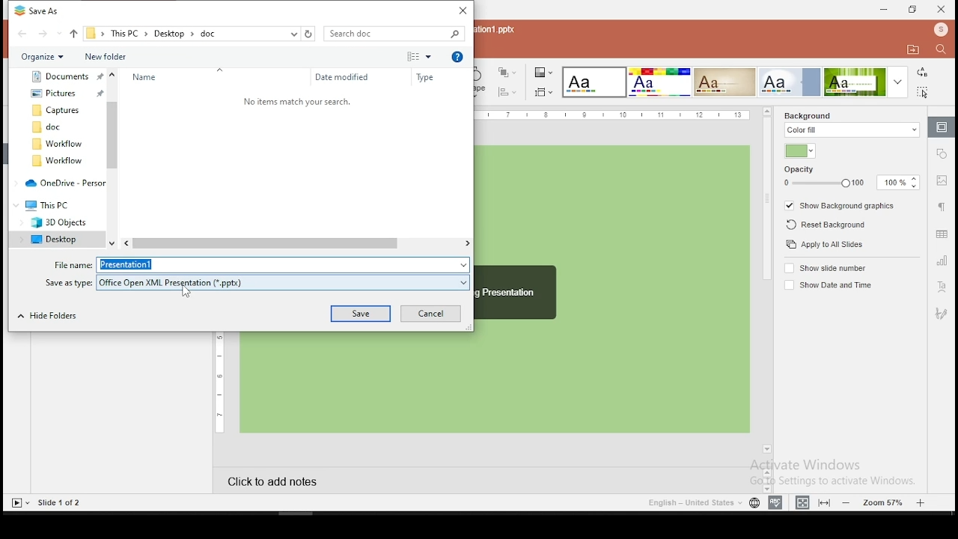 This screenshot has width=958, height=539. What do you see at coordinates (724, 82) in the screenshot?
I see `select color theme` at bounding box center [724, 82].